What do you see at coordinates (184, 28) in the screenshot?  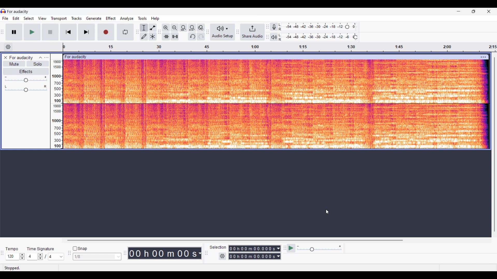 I see `Fit selection to width` at bounding box center [184, 28].